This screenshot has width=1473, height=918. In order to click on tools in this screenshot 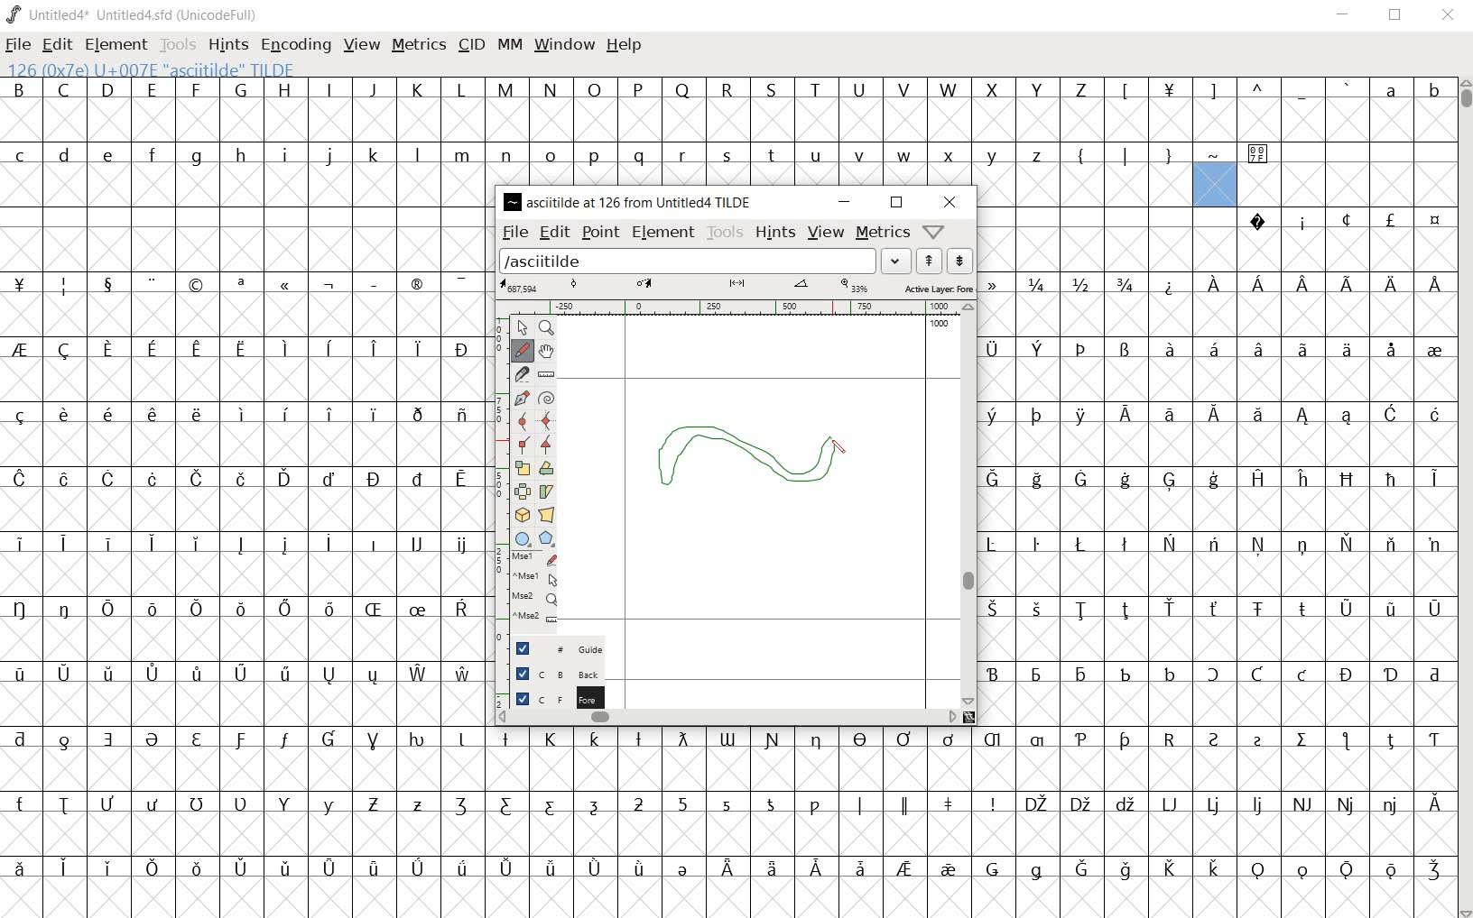, I will do `click(725, 234)`.